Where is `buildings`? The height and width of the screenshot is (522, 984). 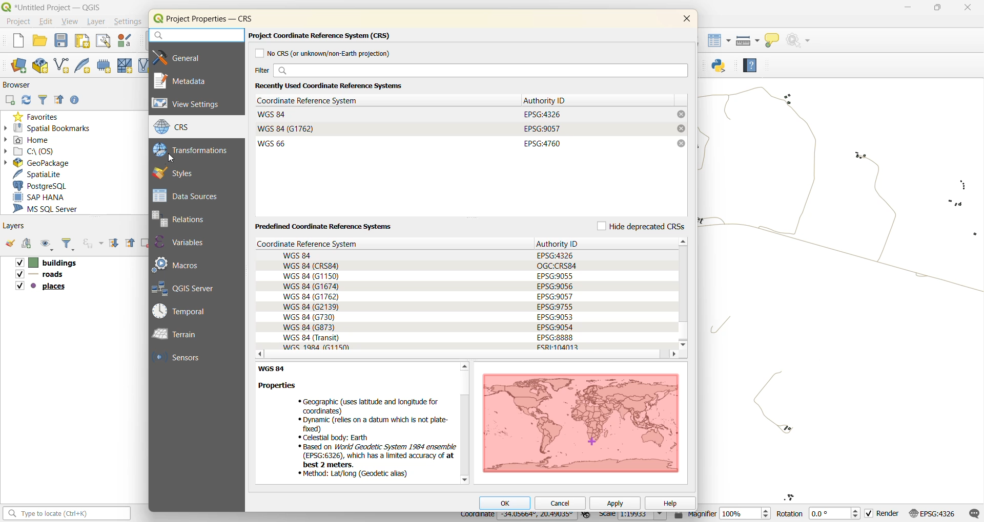 buildings is located at coordinates (46, 263).